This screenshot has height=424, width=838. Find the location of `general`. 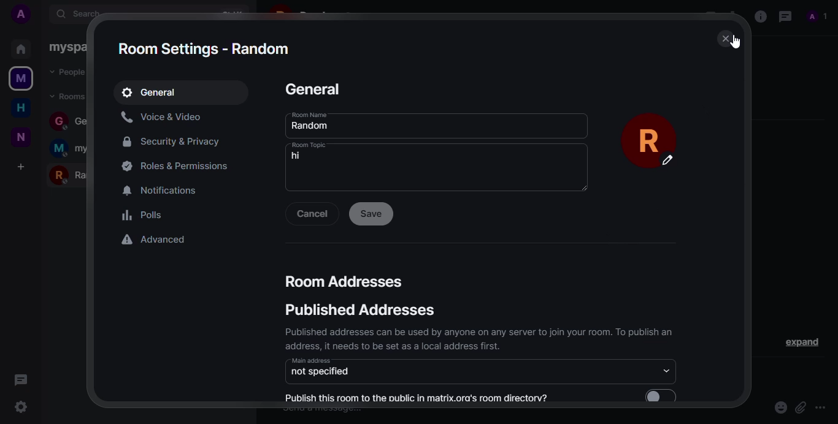

general is located at coordinates (314, 89).